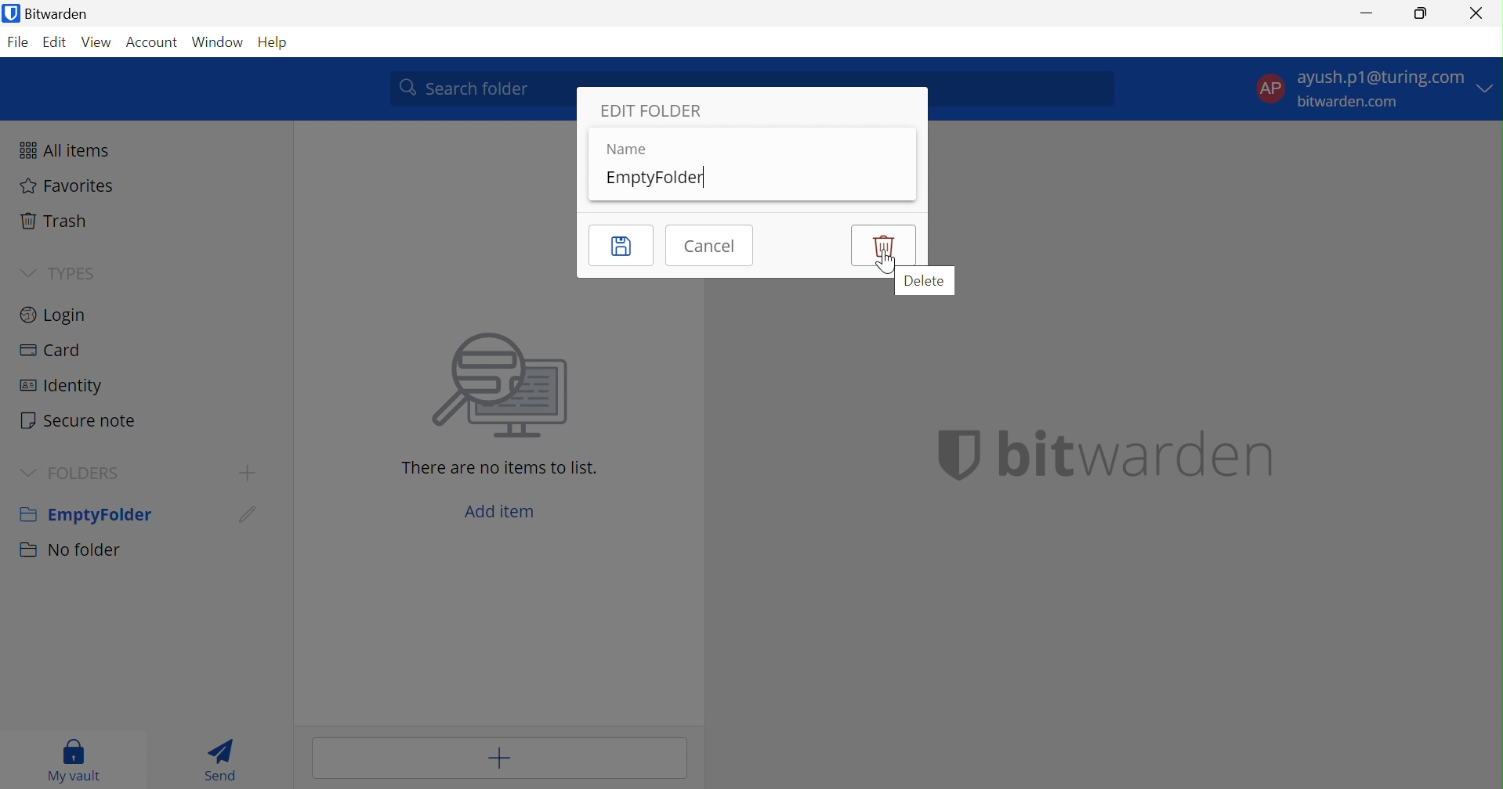  I want to click on Identity, so click(63, 389).